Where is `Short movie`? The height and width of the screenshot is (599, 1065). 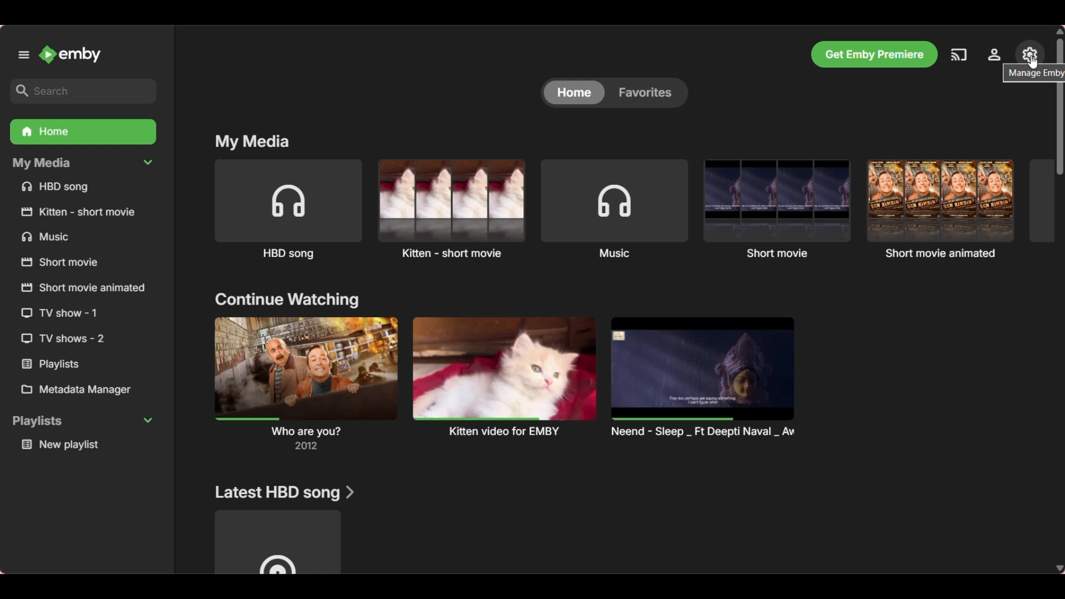
Short movie is located at coordinates (940, 209).